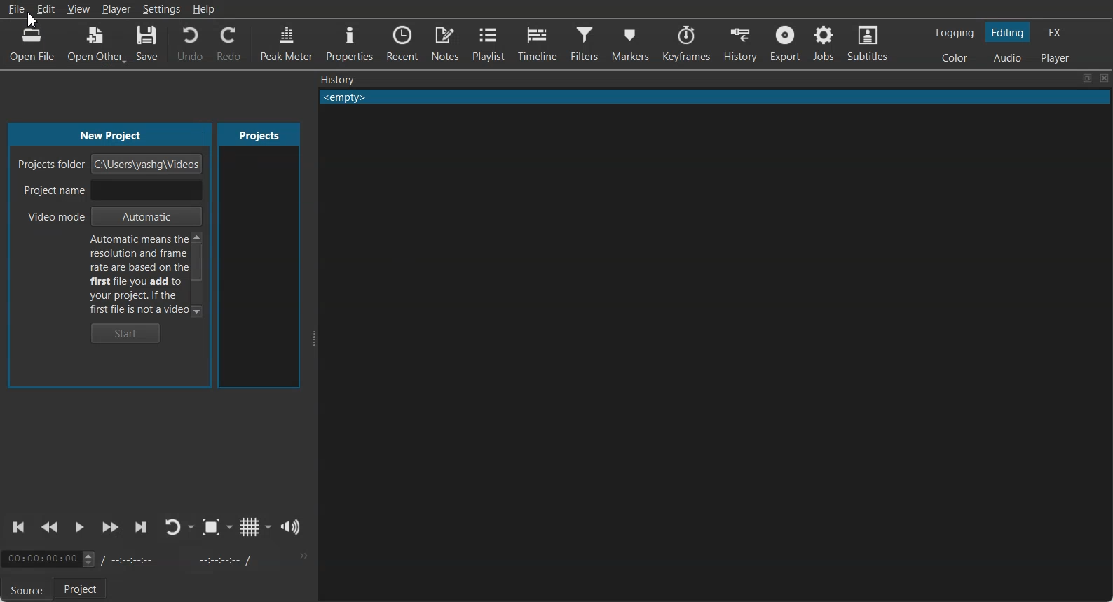  I want to click on New Project, so click(115, 134).